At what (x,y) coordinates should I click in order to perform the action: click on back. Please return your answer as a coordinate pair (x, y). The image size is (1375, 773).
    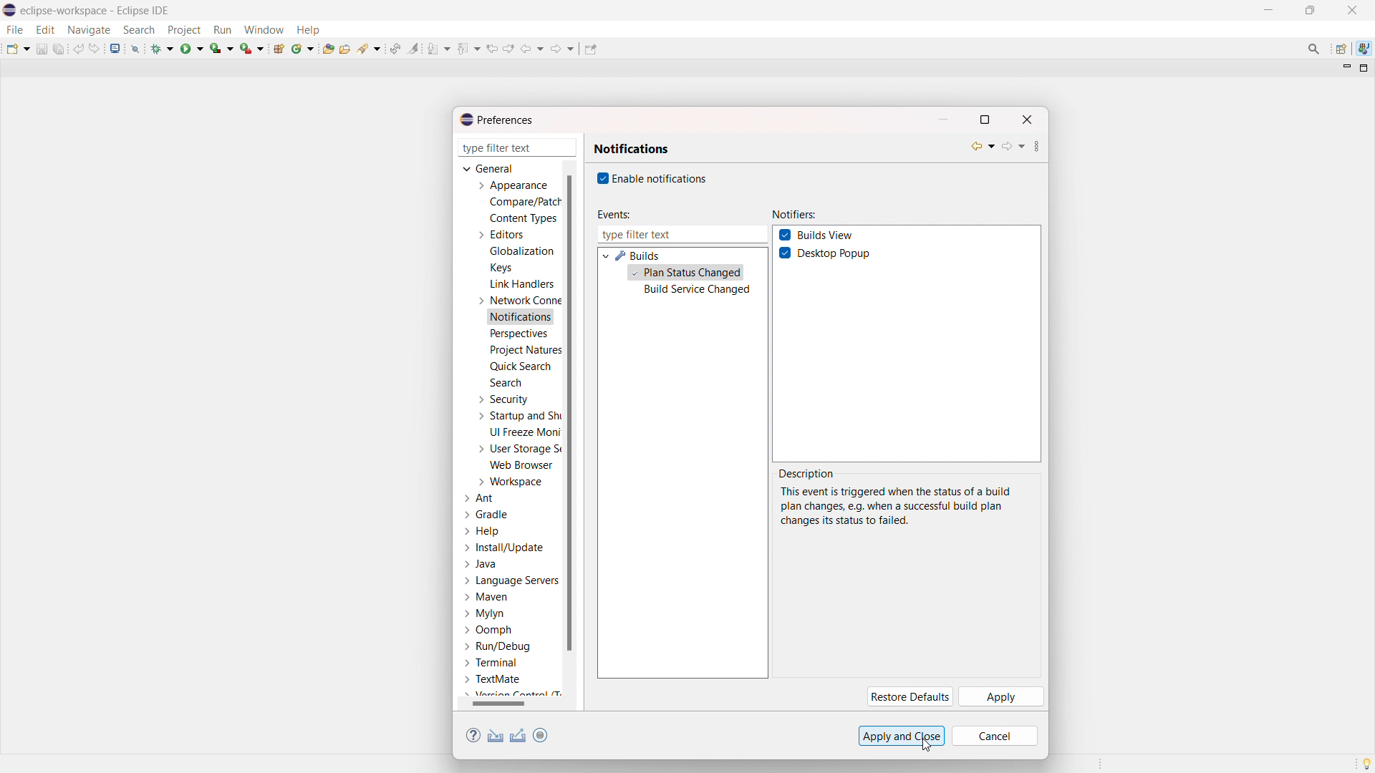
    Looking at the image, I should click on (983, 146).